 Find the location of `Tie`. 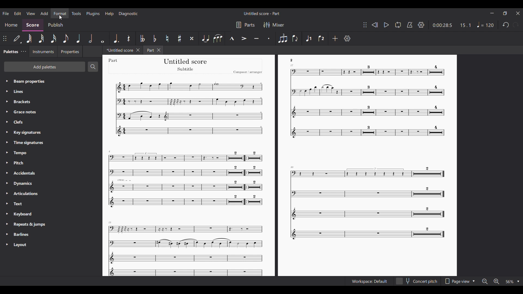

Tie is located at coordinates (206, 39).